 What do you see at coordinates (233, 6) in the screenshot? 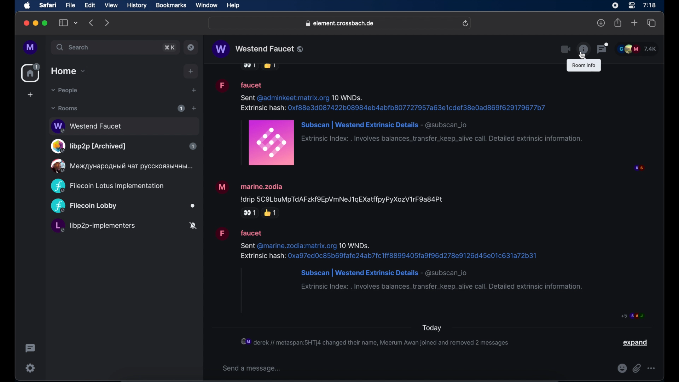
I see `help` at bounding box center [233, 6].